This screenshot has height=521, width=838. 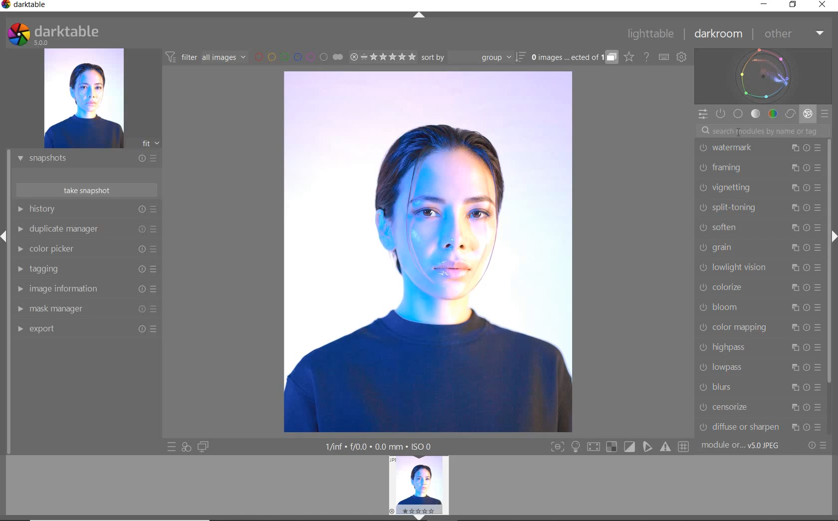 What do you see at coordinates (630, 447) in the screenshot?
I see `Button` at bounding box center [630, 447].